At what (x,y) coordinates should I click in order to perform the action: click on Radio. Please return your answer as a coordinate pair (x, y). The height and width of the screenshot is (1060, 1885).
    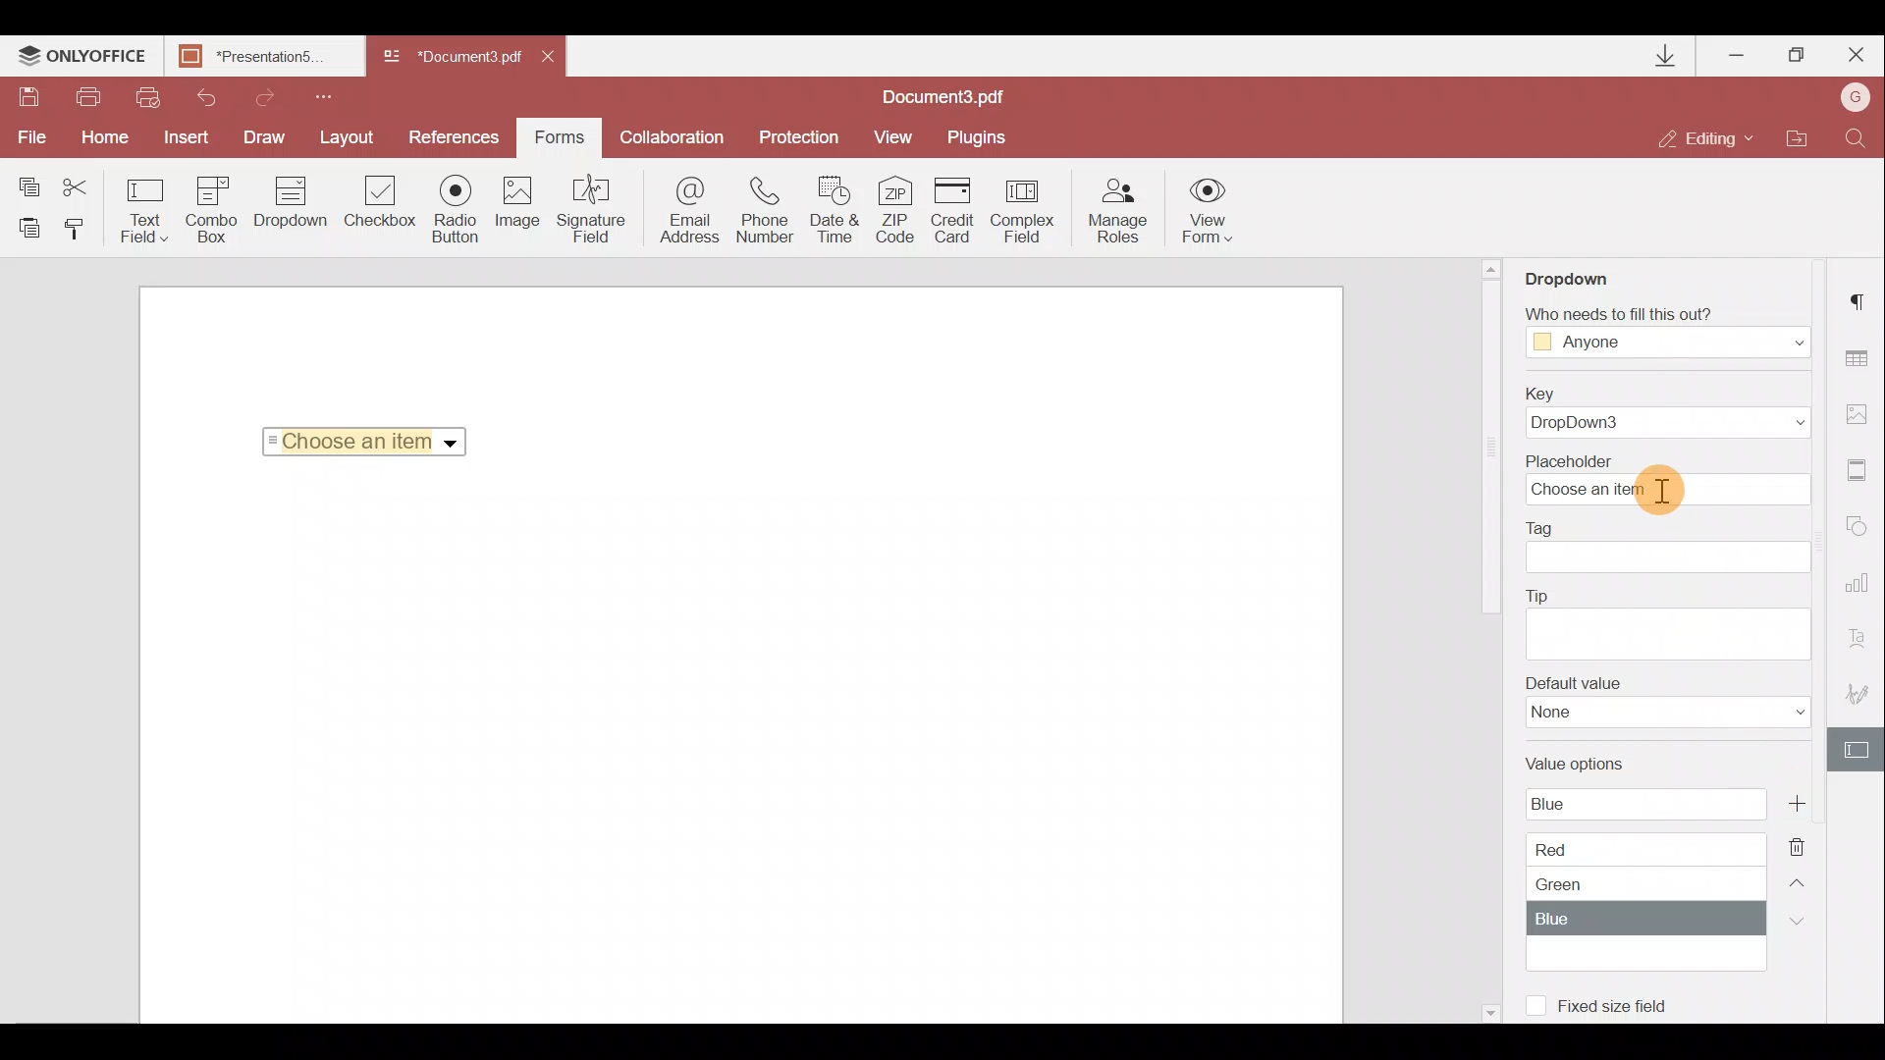
    Looking at the image, I should click on (458, 210).